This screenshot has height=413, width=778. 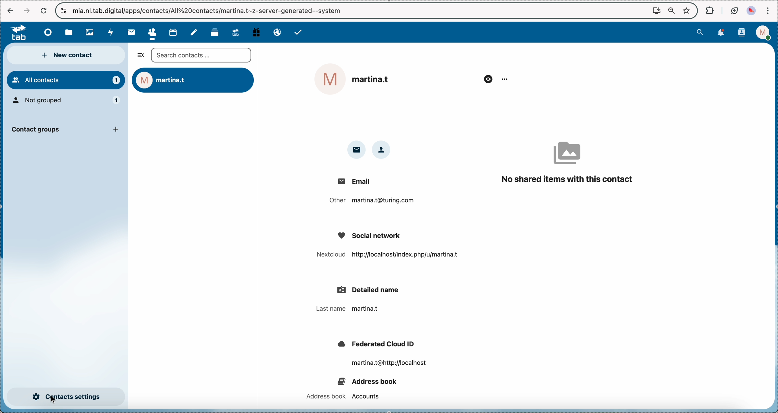 What do you see at coordinates (66, 80) in the screenshot?
I see `all contacts` at bounding box center [66, 80].